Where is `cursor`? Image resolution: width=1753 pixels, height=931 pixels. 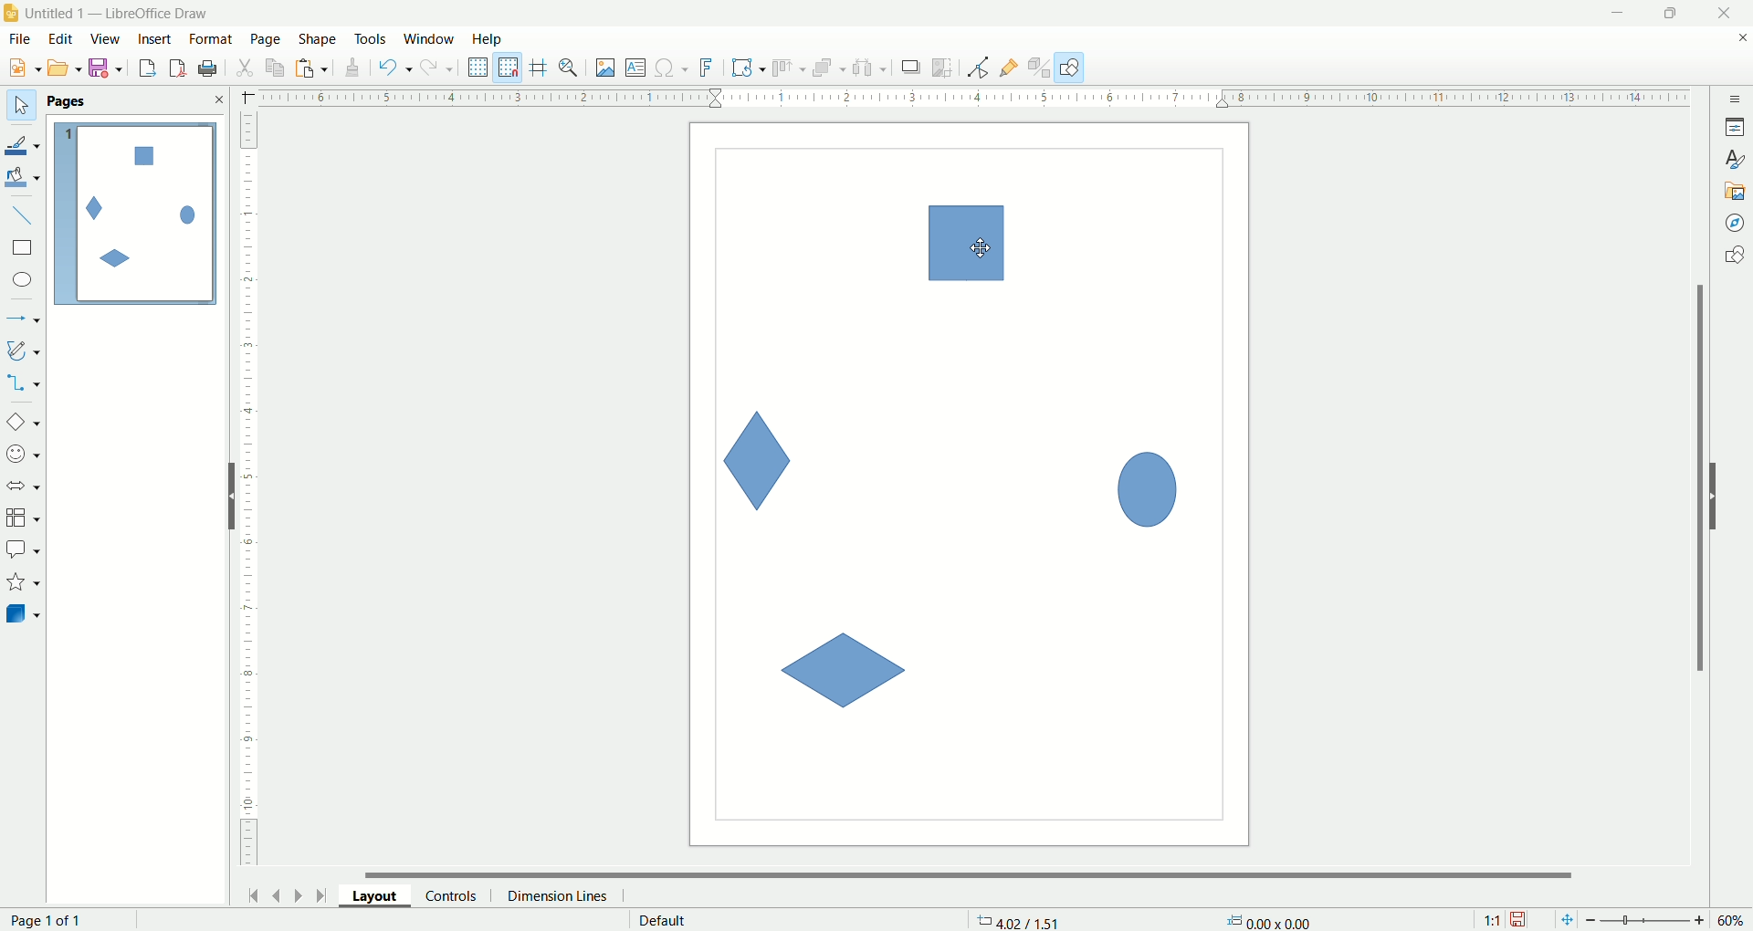 cursor is located at coordinates (982, 248).